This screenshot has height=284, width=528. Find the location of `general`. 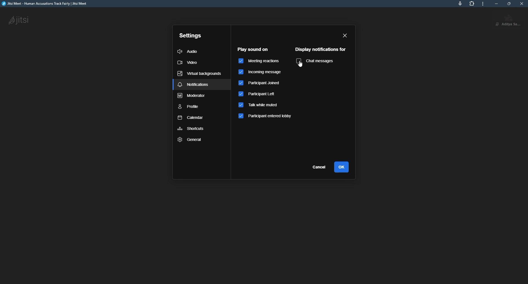

general is located at coordinates (190, 140).